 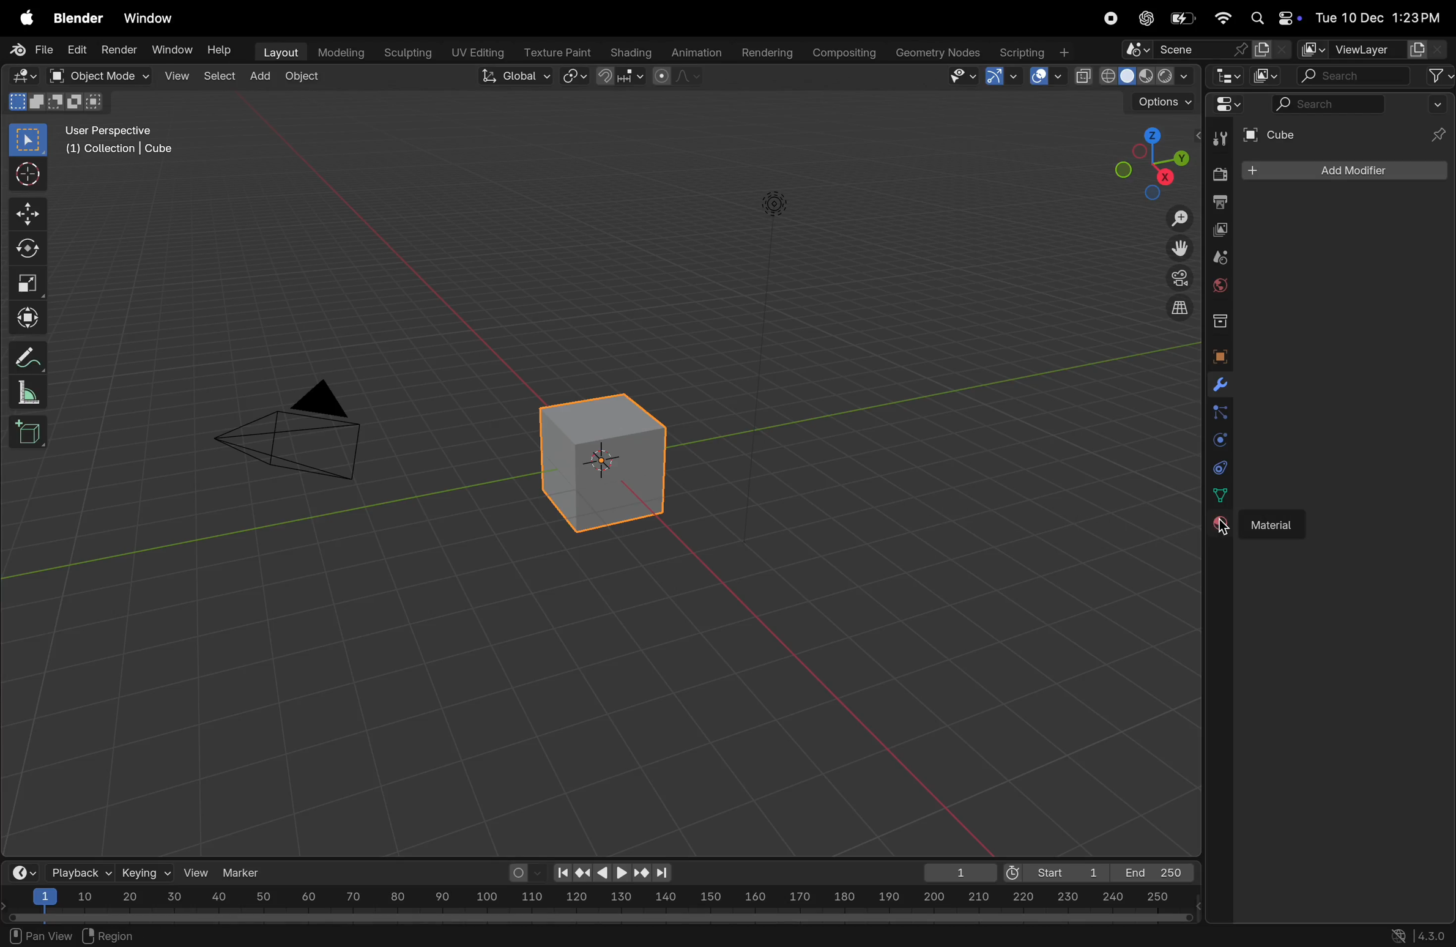 I want to click on transform, so click(x=25, y=316).